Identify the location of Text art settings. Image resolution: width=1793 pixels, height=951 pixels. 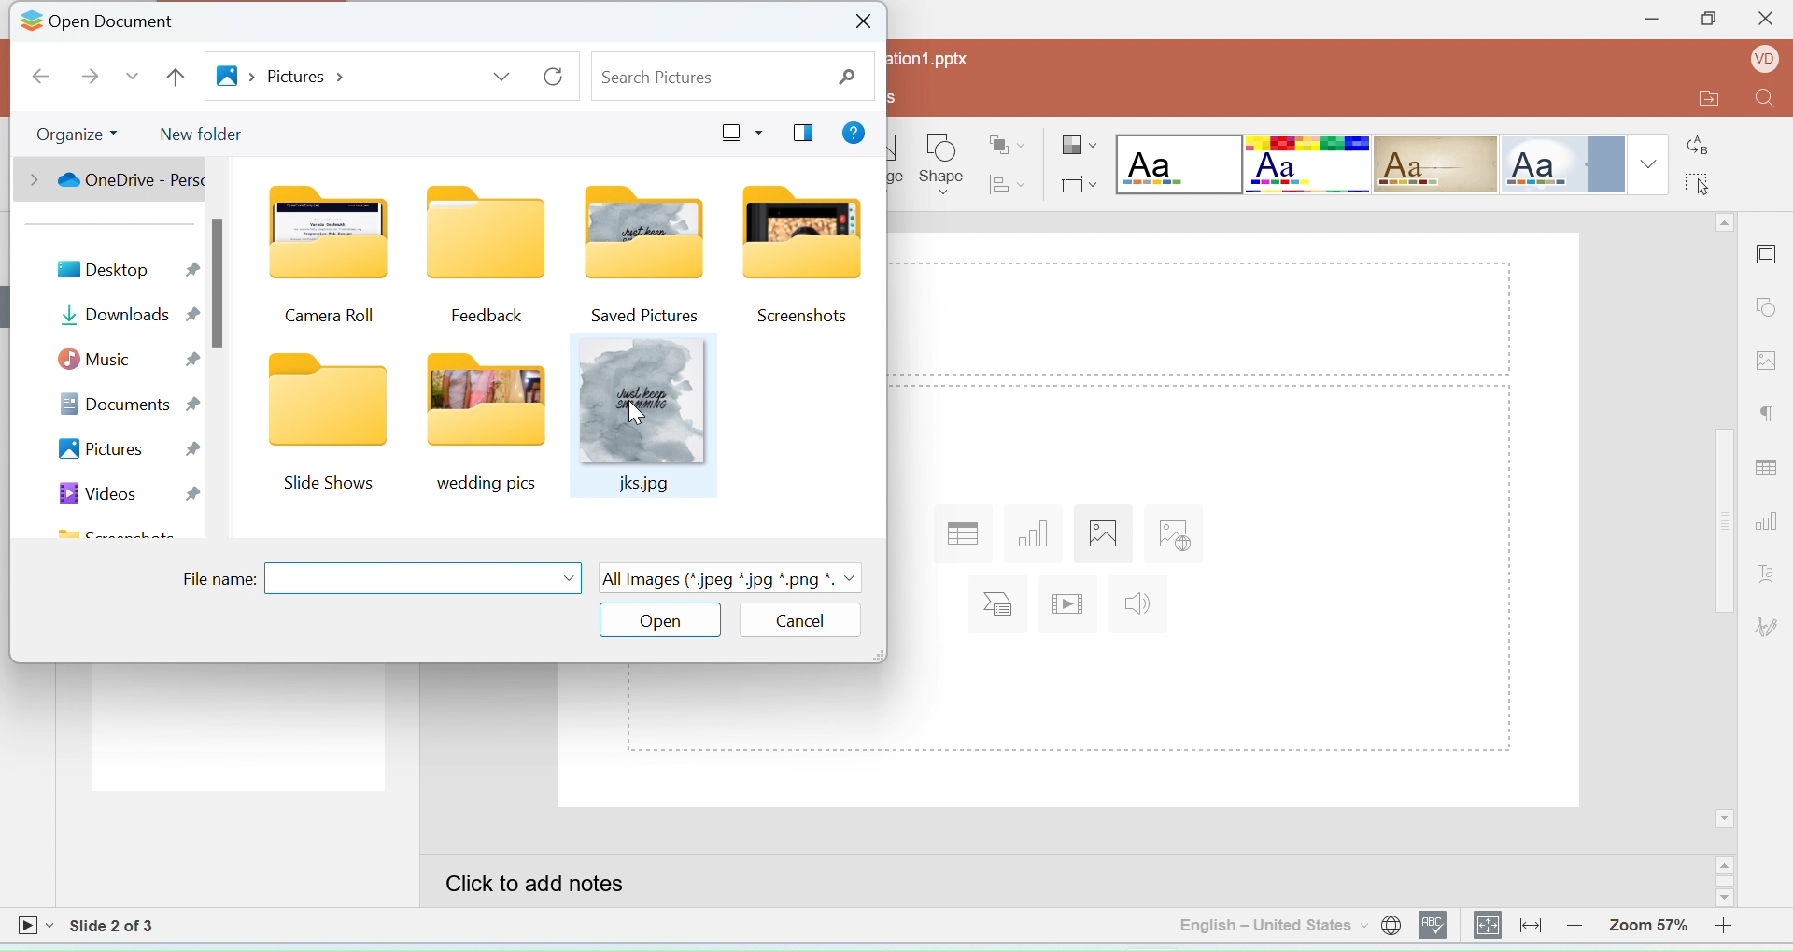
(1767, 573).